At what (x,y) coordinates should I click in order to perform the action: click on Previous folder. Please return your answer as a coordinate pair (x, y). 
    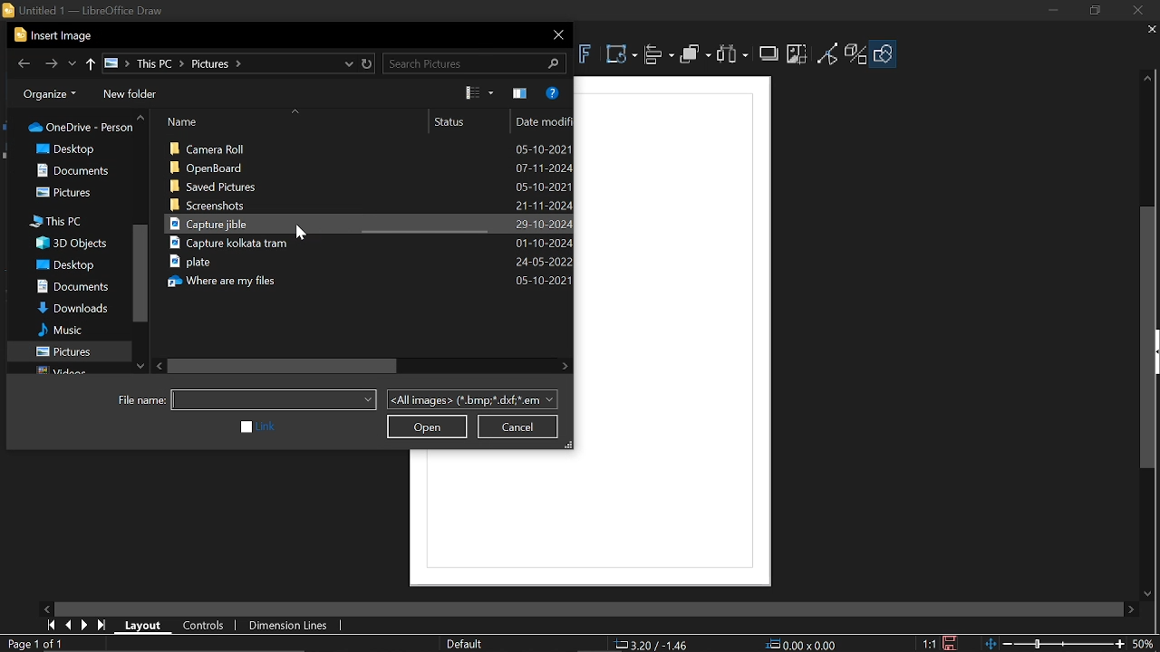
    Looking at the image, I should click on (92, 63).